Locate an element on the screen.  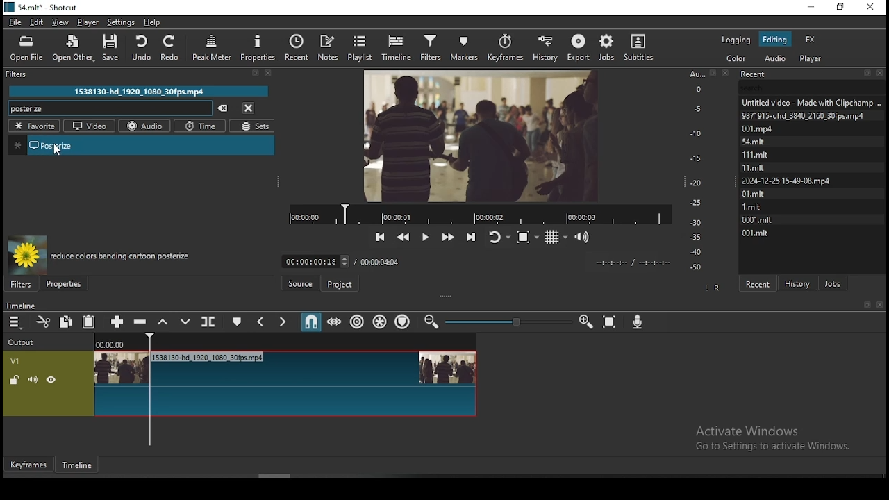
reduce colors banding cartoon posterize is located at coordinates (122, 256).